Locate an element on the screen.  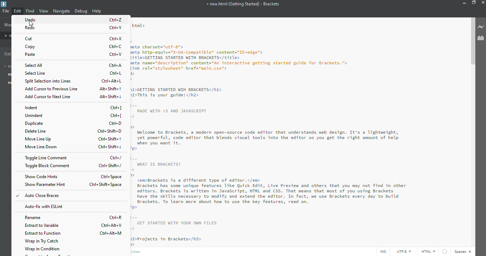
ctrl+shift+d is located at coordinates (110, 131).